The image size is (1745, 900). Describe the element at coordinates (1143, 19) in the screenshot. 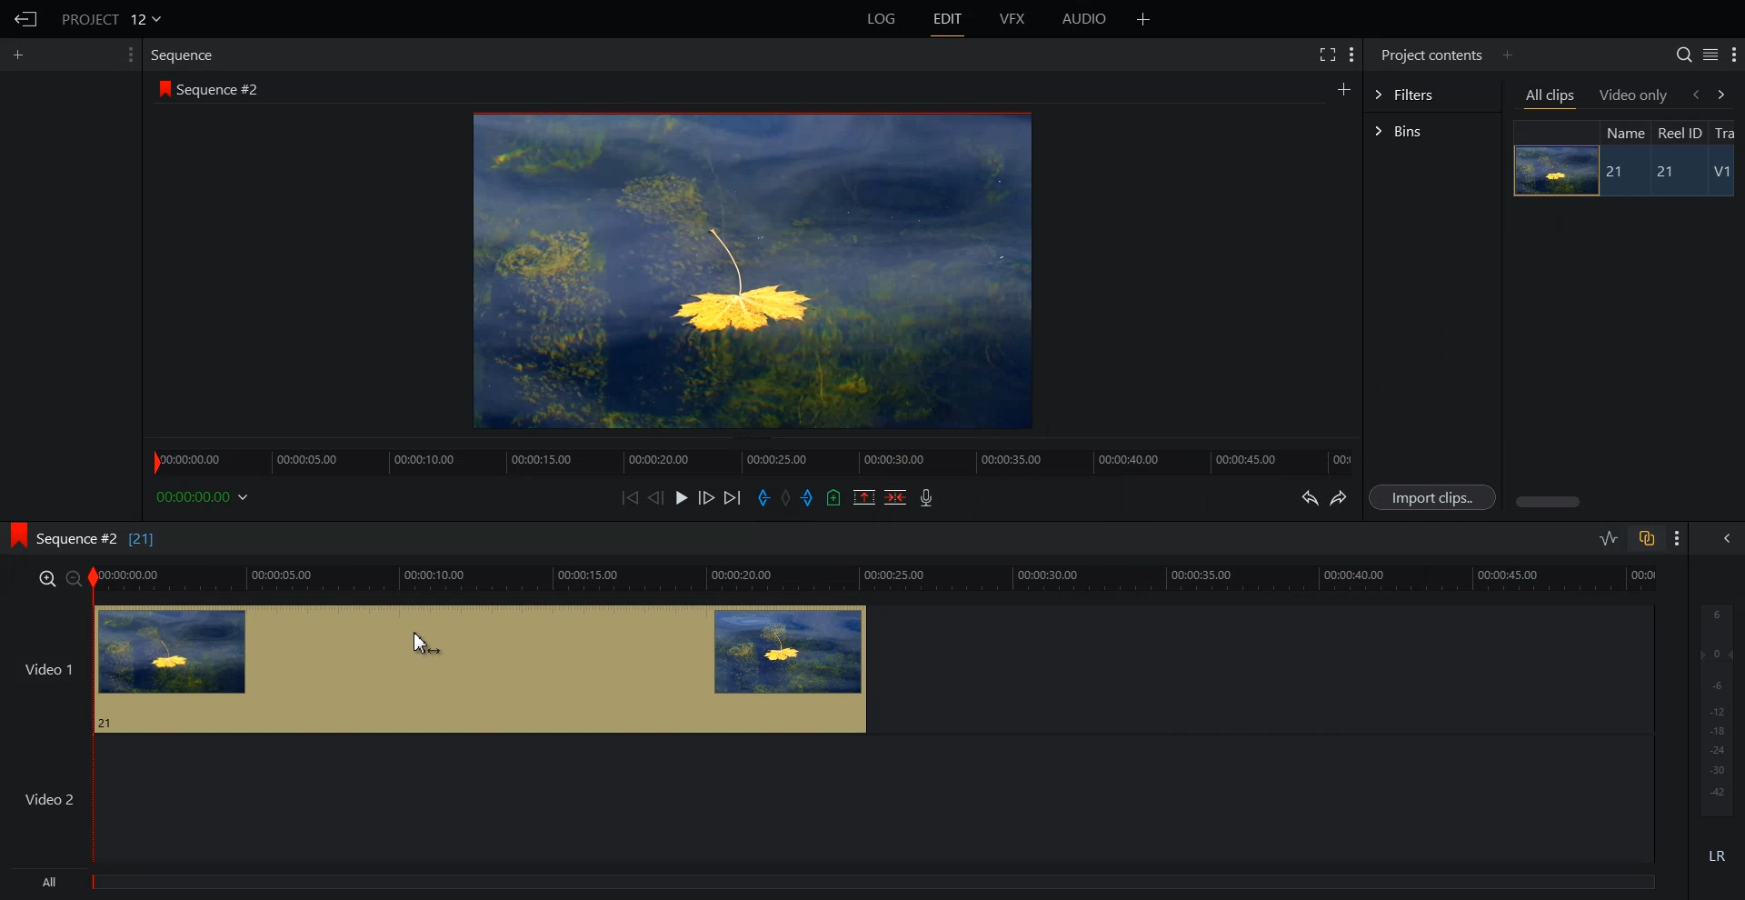

I see `Add panel` at that location.